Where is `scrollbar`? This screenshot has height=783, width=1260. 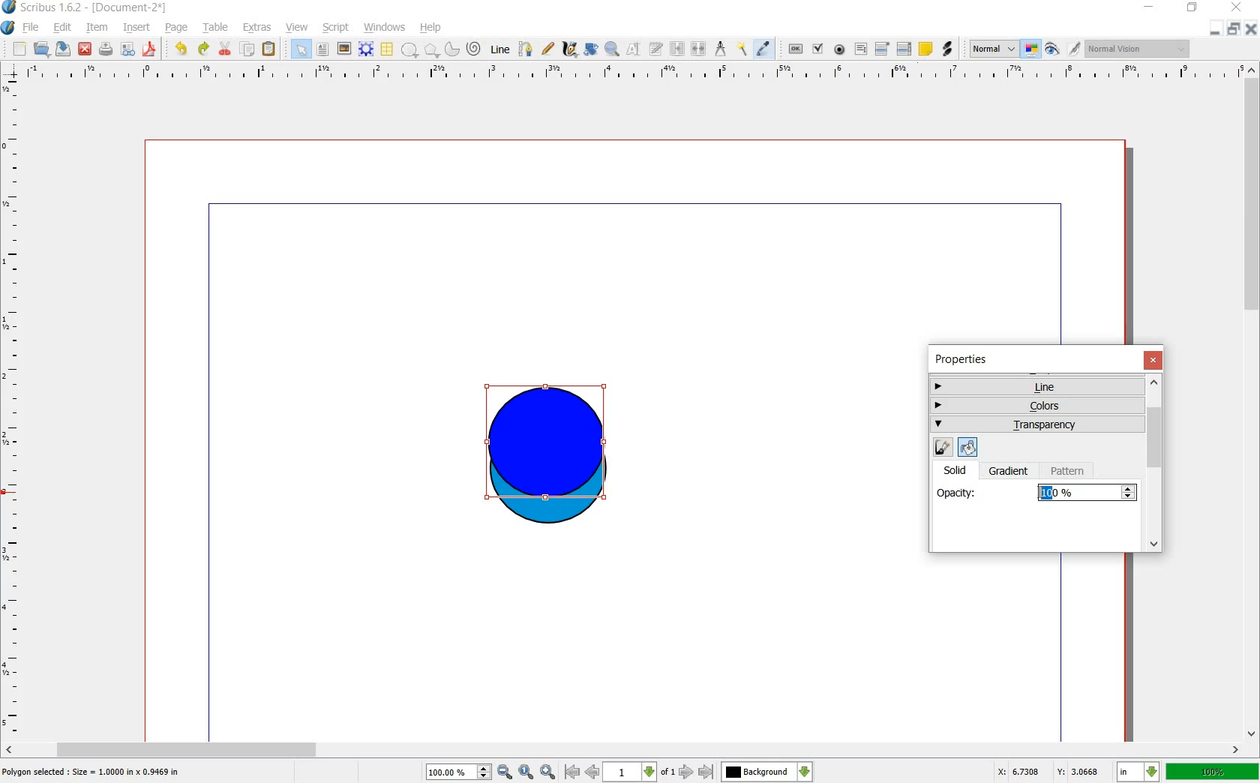 scrollbar is located at coordinates (1156, 464).